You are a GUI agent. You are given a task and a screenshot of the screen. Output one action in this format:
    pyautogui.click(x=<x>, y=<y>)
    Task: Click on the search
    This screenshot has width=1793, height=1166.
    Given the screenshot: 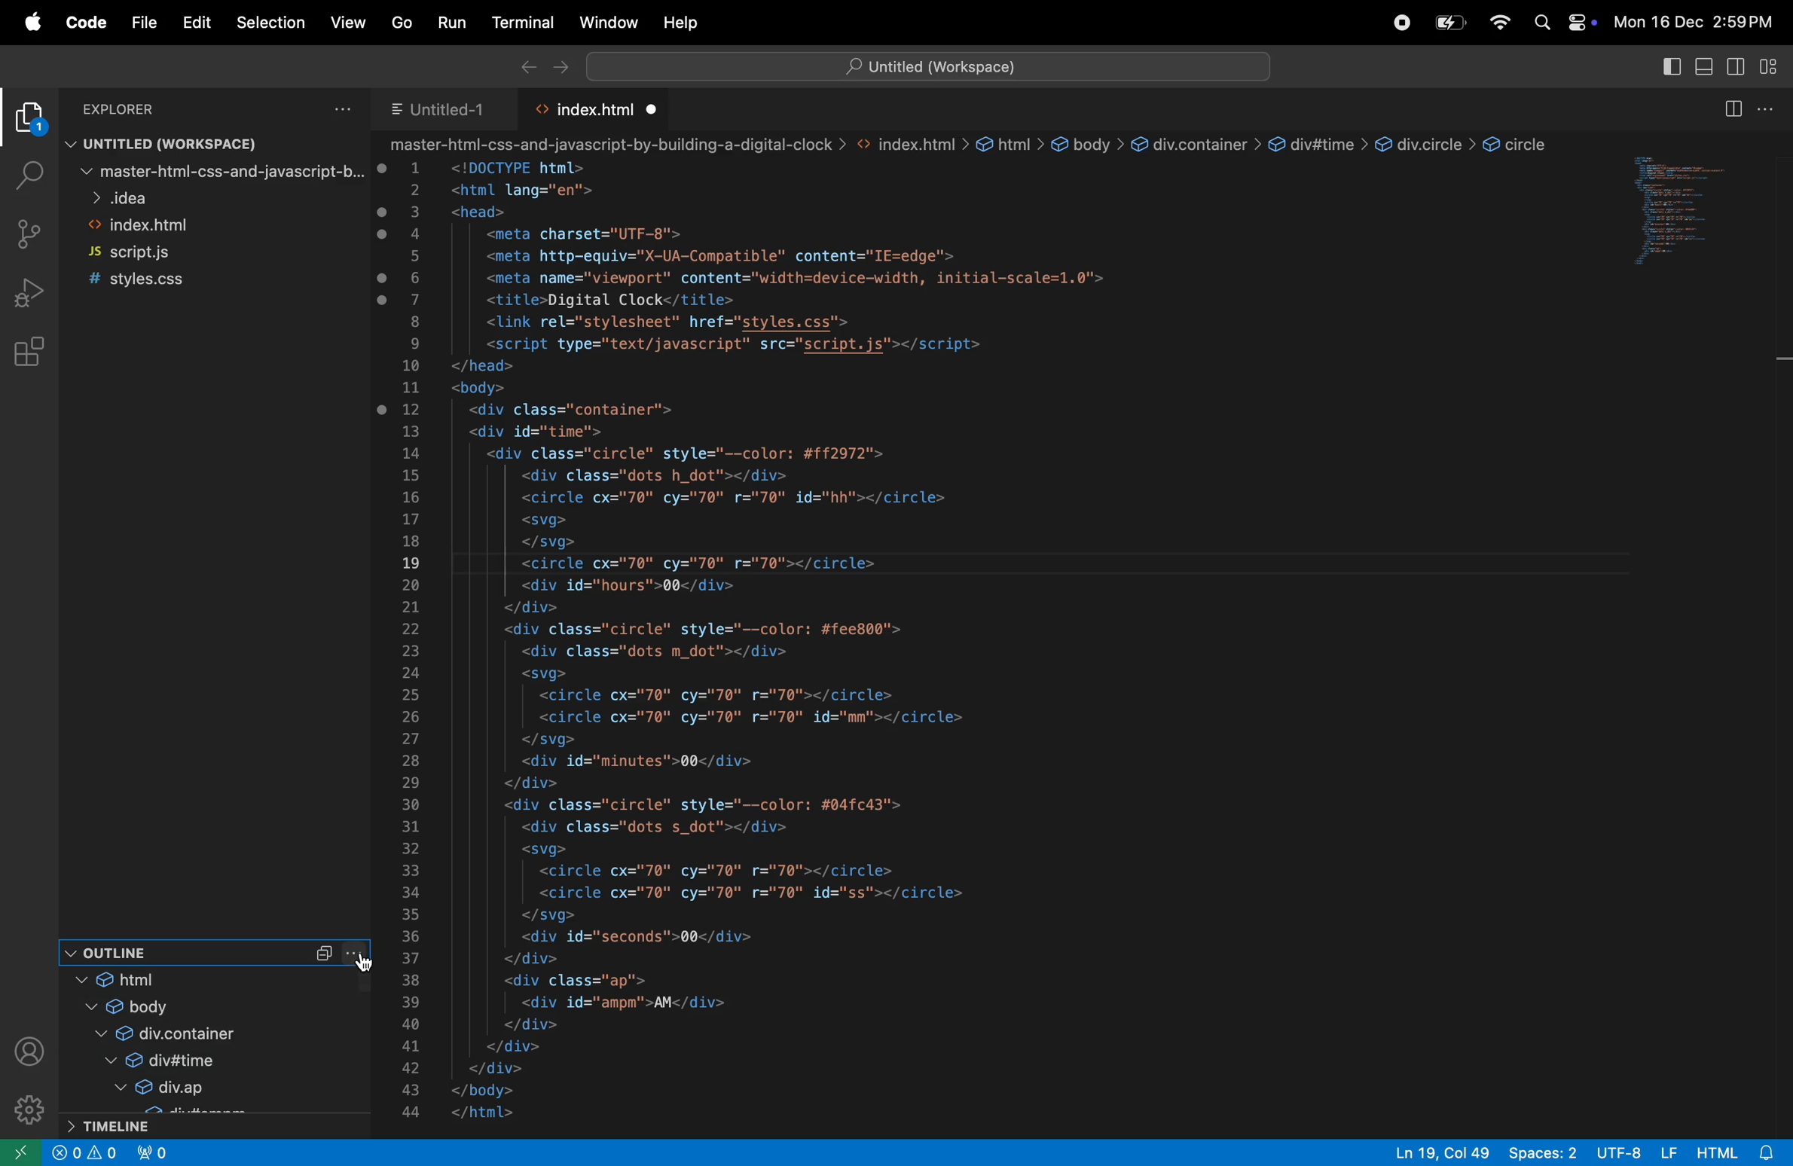 What is the action you would take?
    pyautogui.click(x=1541, y=25)
    